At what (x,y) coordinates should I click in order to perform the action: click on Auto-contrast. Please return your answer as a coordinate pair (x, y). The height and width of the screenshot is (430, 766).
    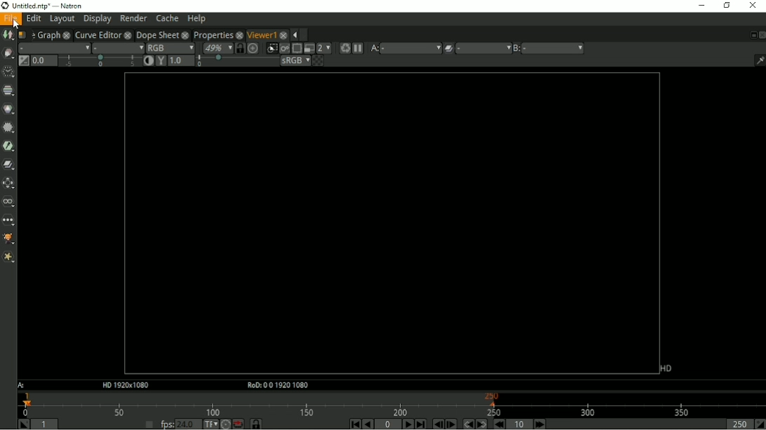
    Looking at the image, I should click on (149, 61).